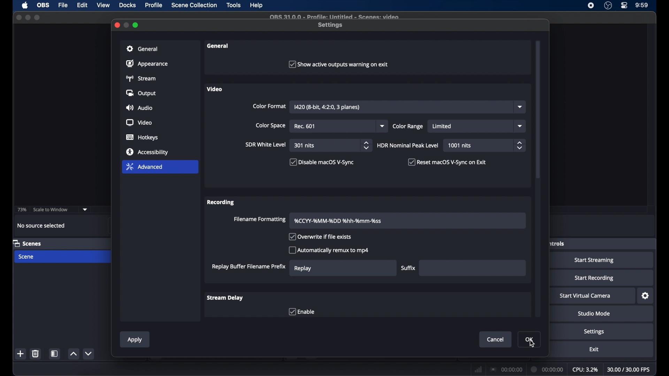 The height and width of the screenshot is (376, 669). What do you see at coordinates (85, 209) in the screenshot?
I see `dropdown` at bounding box center [85, 209].